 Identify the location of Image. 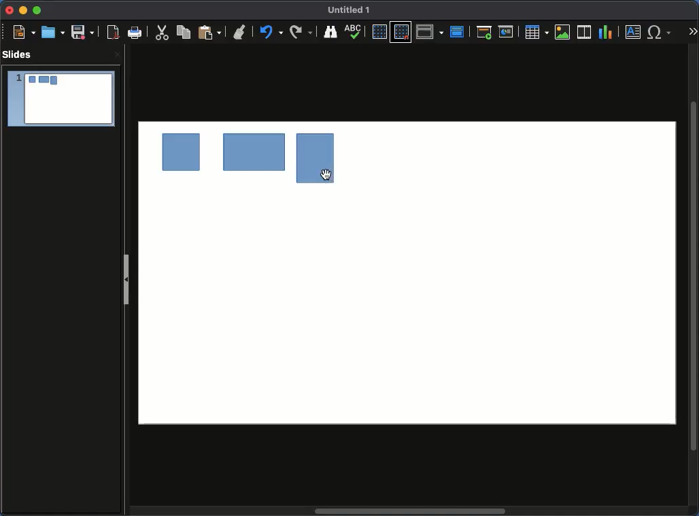
(564, 33).